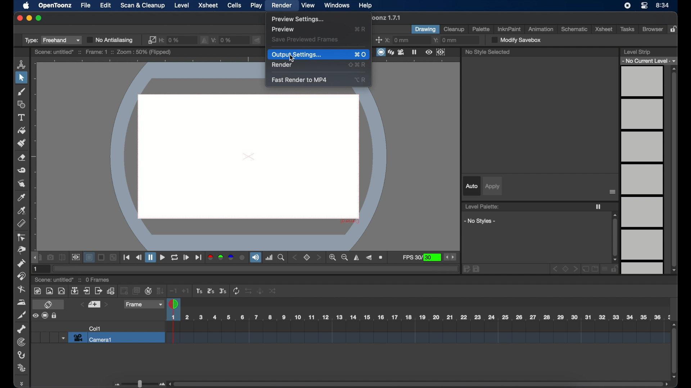 This screenshot has width=691, height=388. I want to click on flip vertically, so click(257, 40).